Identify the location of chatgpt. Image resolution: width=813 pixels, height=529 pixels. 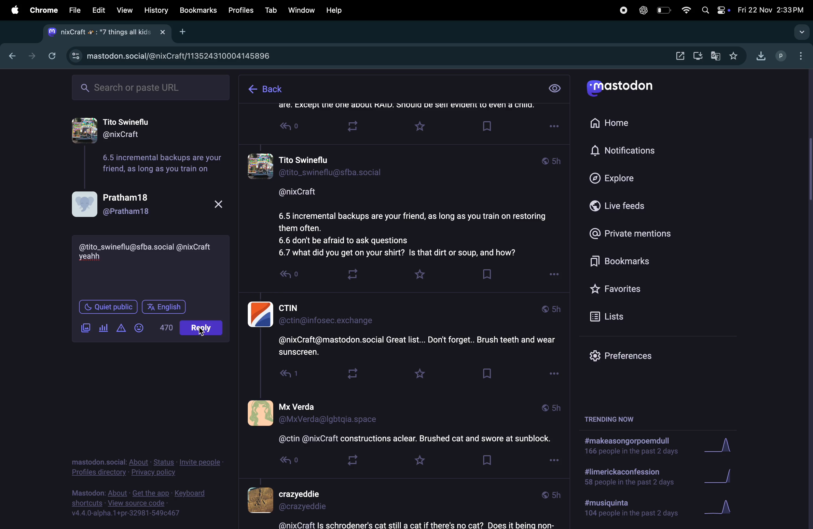
(642, 10).